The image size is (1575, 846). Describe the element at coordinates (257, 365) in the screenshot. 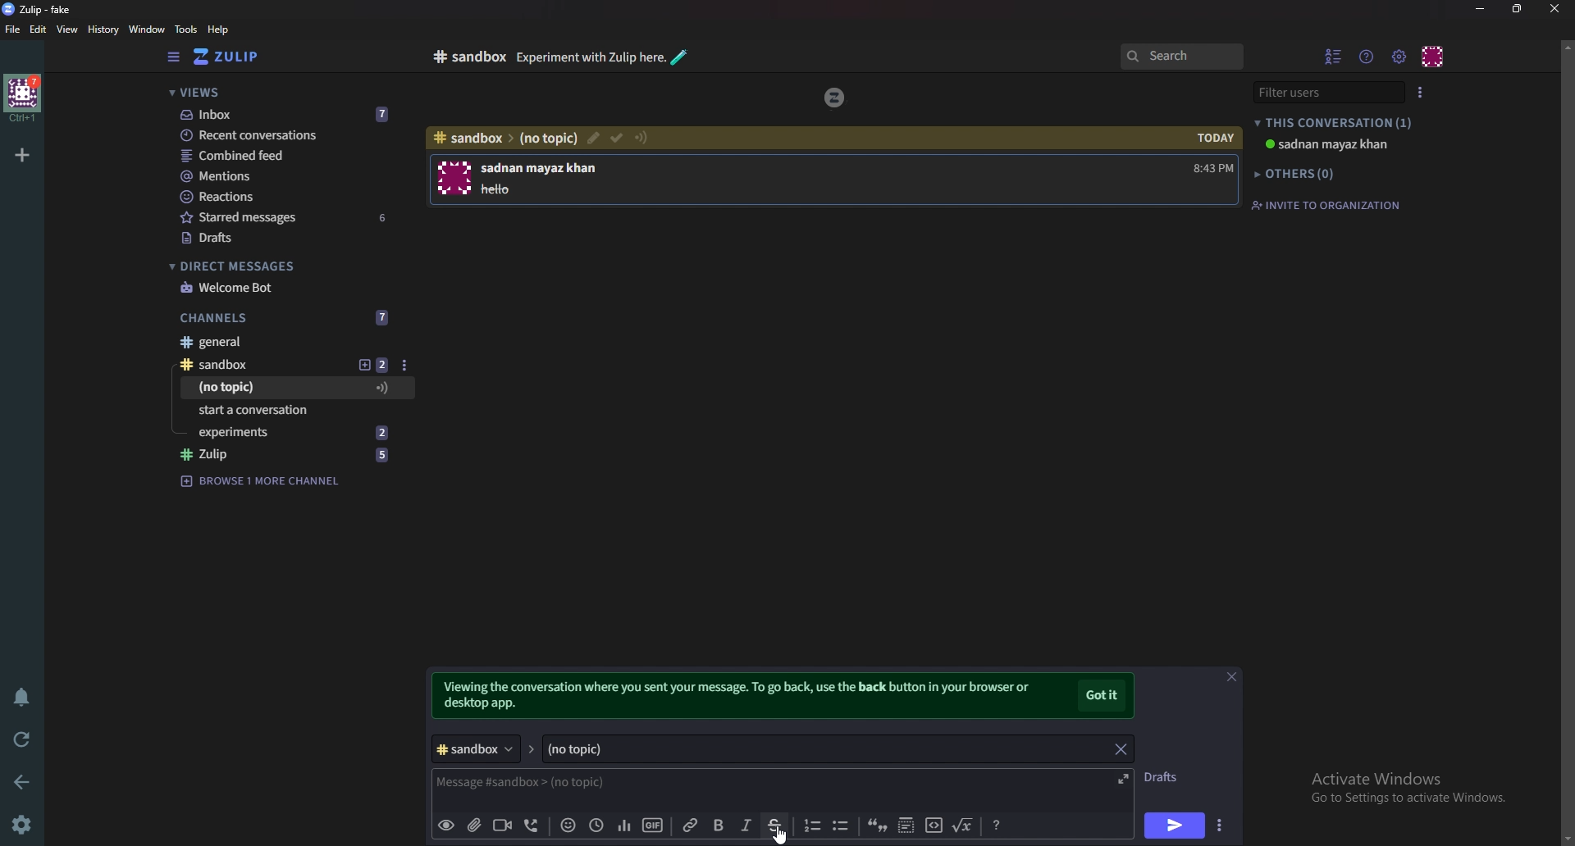

I see `sandbox` at that location.